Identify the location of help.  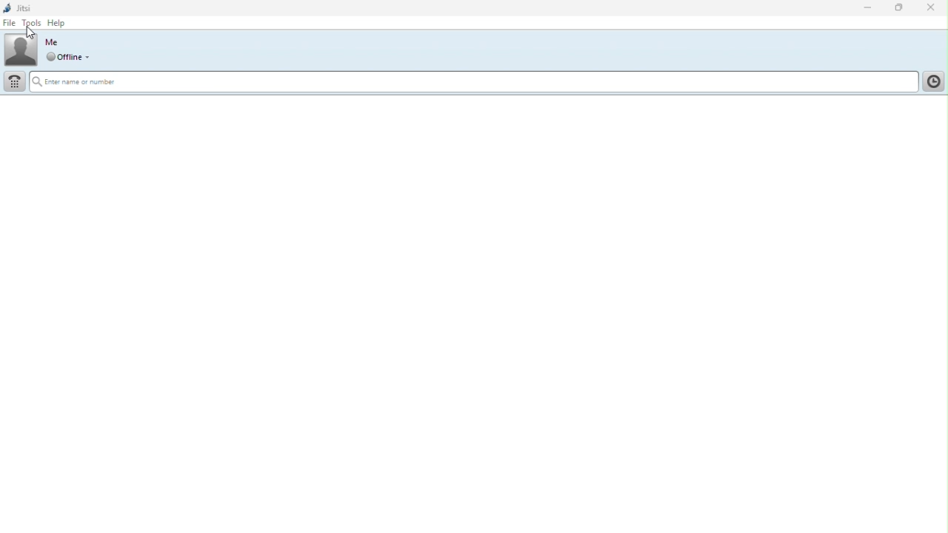
(59, 23).